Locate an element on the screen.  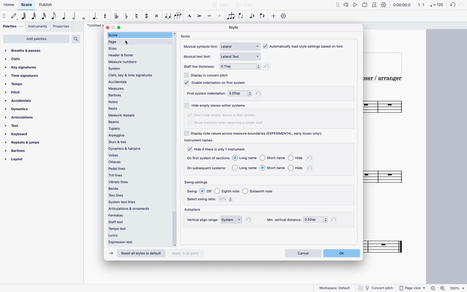
clefs is located at coordinates (16, 59).